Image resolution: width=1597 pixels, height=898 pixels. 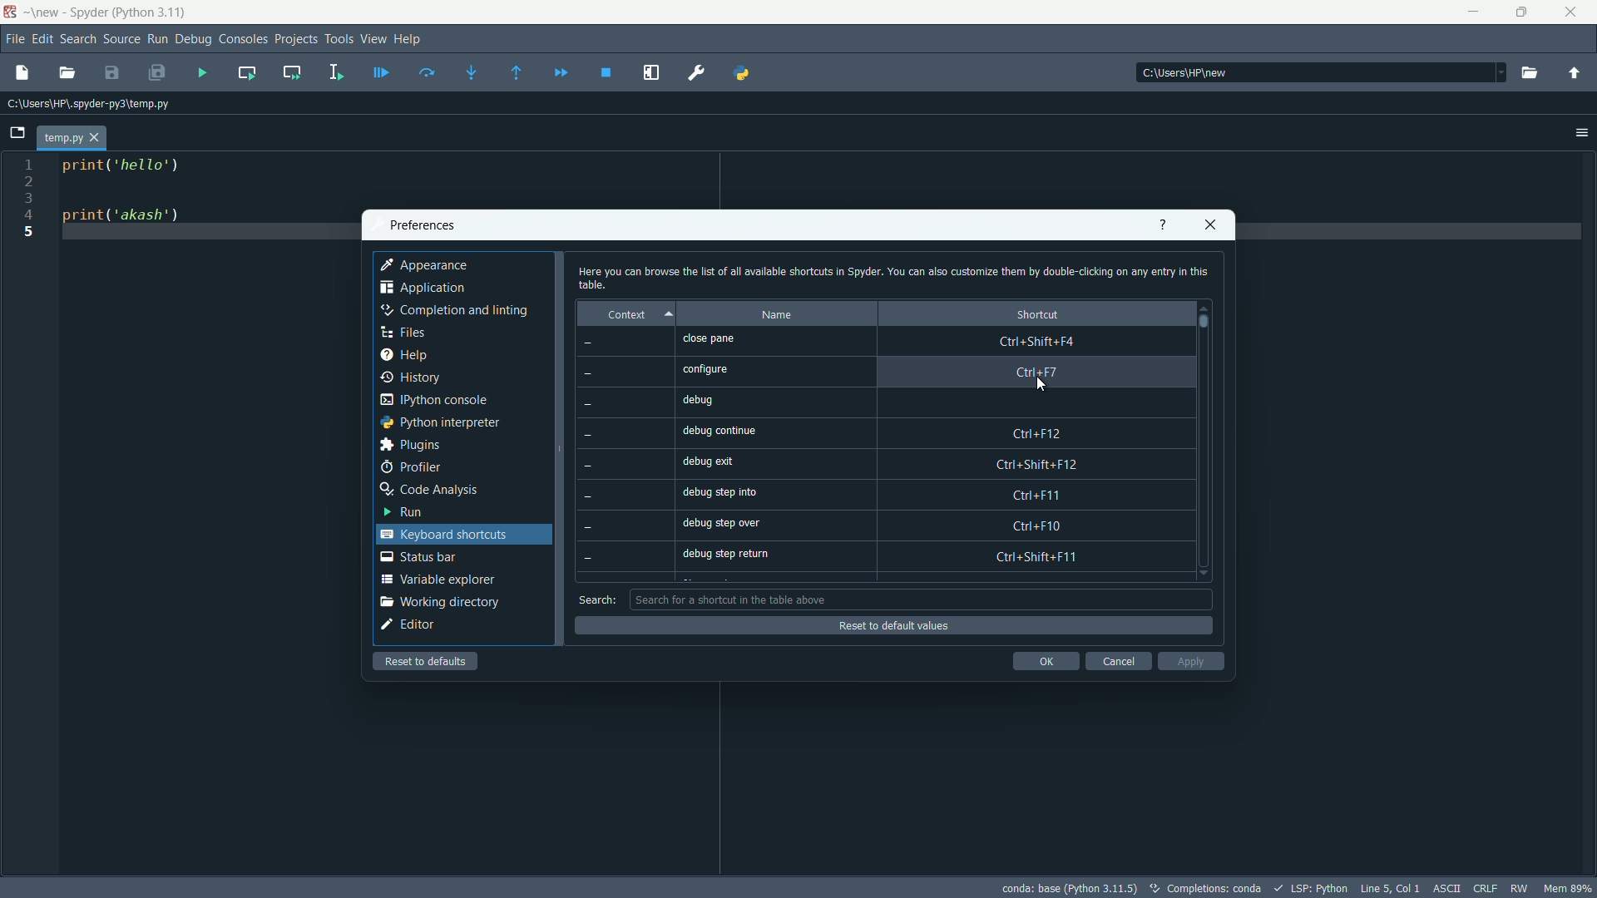 What do you see at coordinates (1575, 12) in the screenshot?
I see `close app` at bounding box center [1575, 12].